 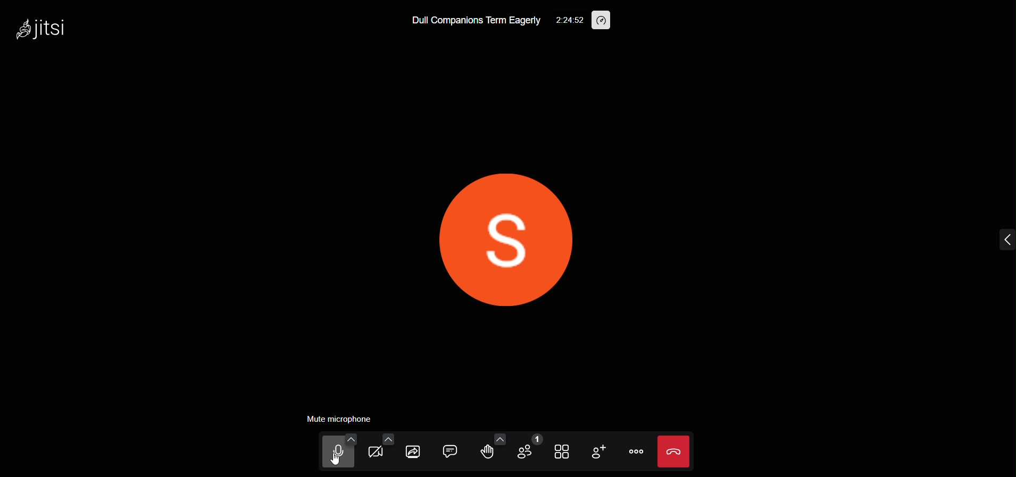 I want to click on chat, so click(x=450, y=450).